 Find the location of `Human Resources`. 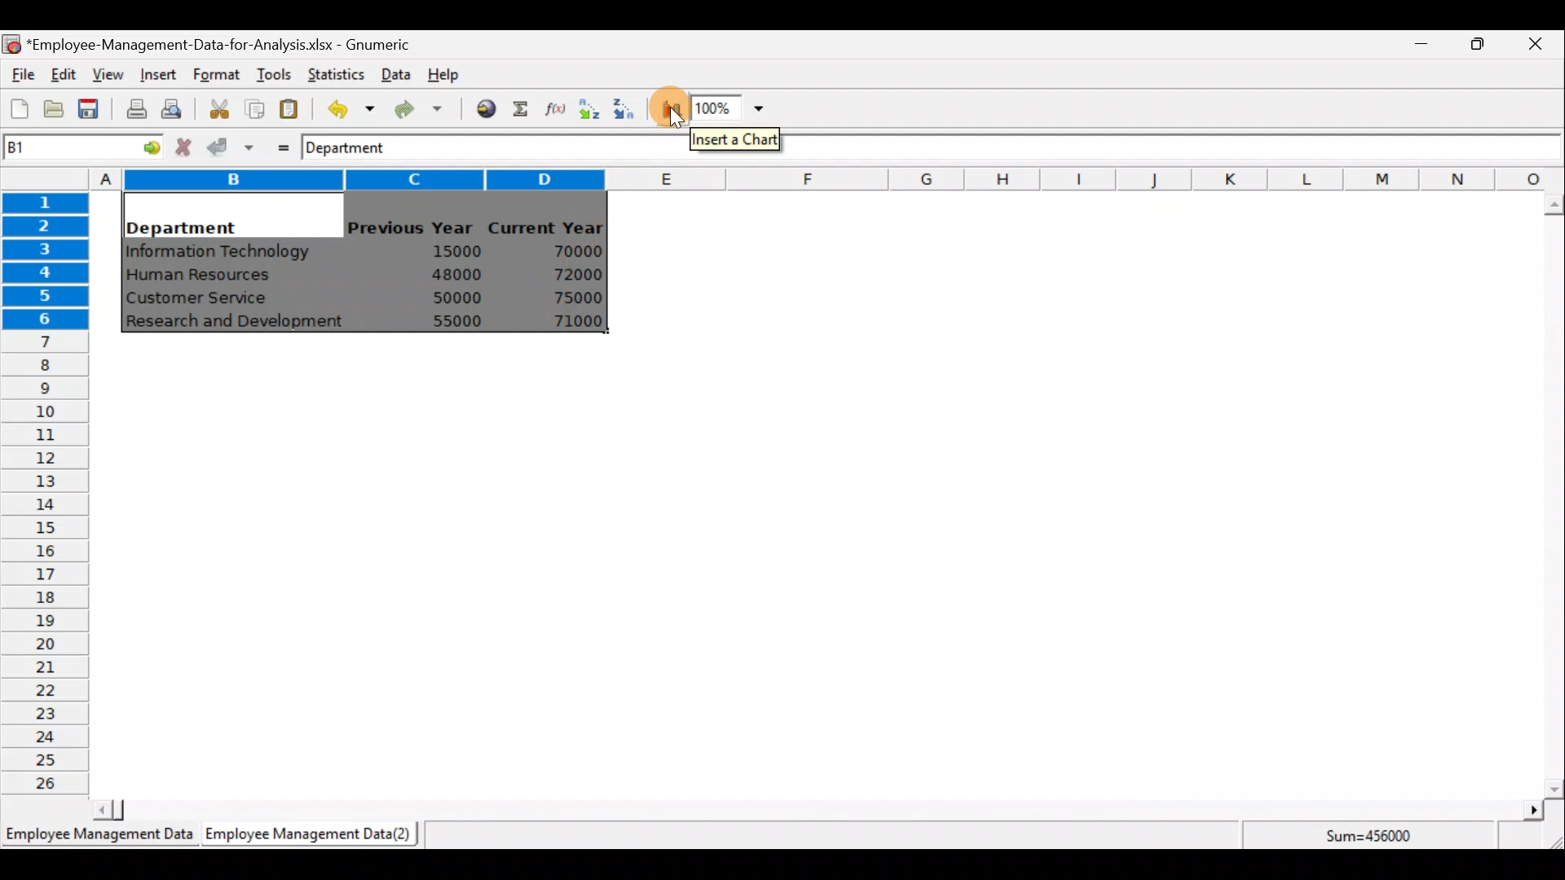

Human Resources is located at coordinates (206, 276).